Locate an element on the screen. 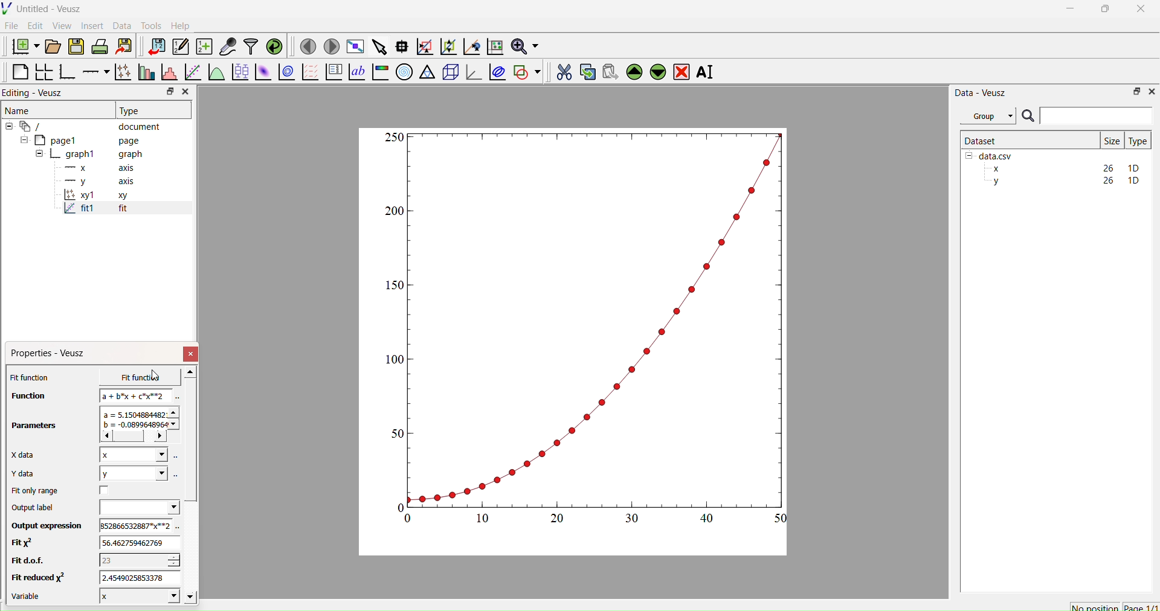 The height and width of the screenshot is (611, 1160). Recenter graph axis is located at coordinates (471, 46).